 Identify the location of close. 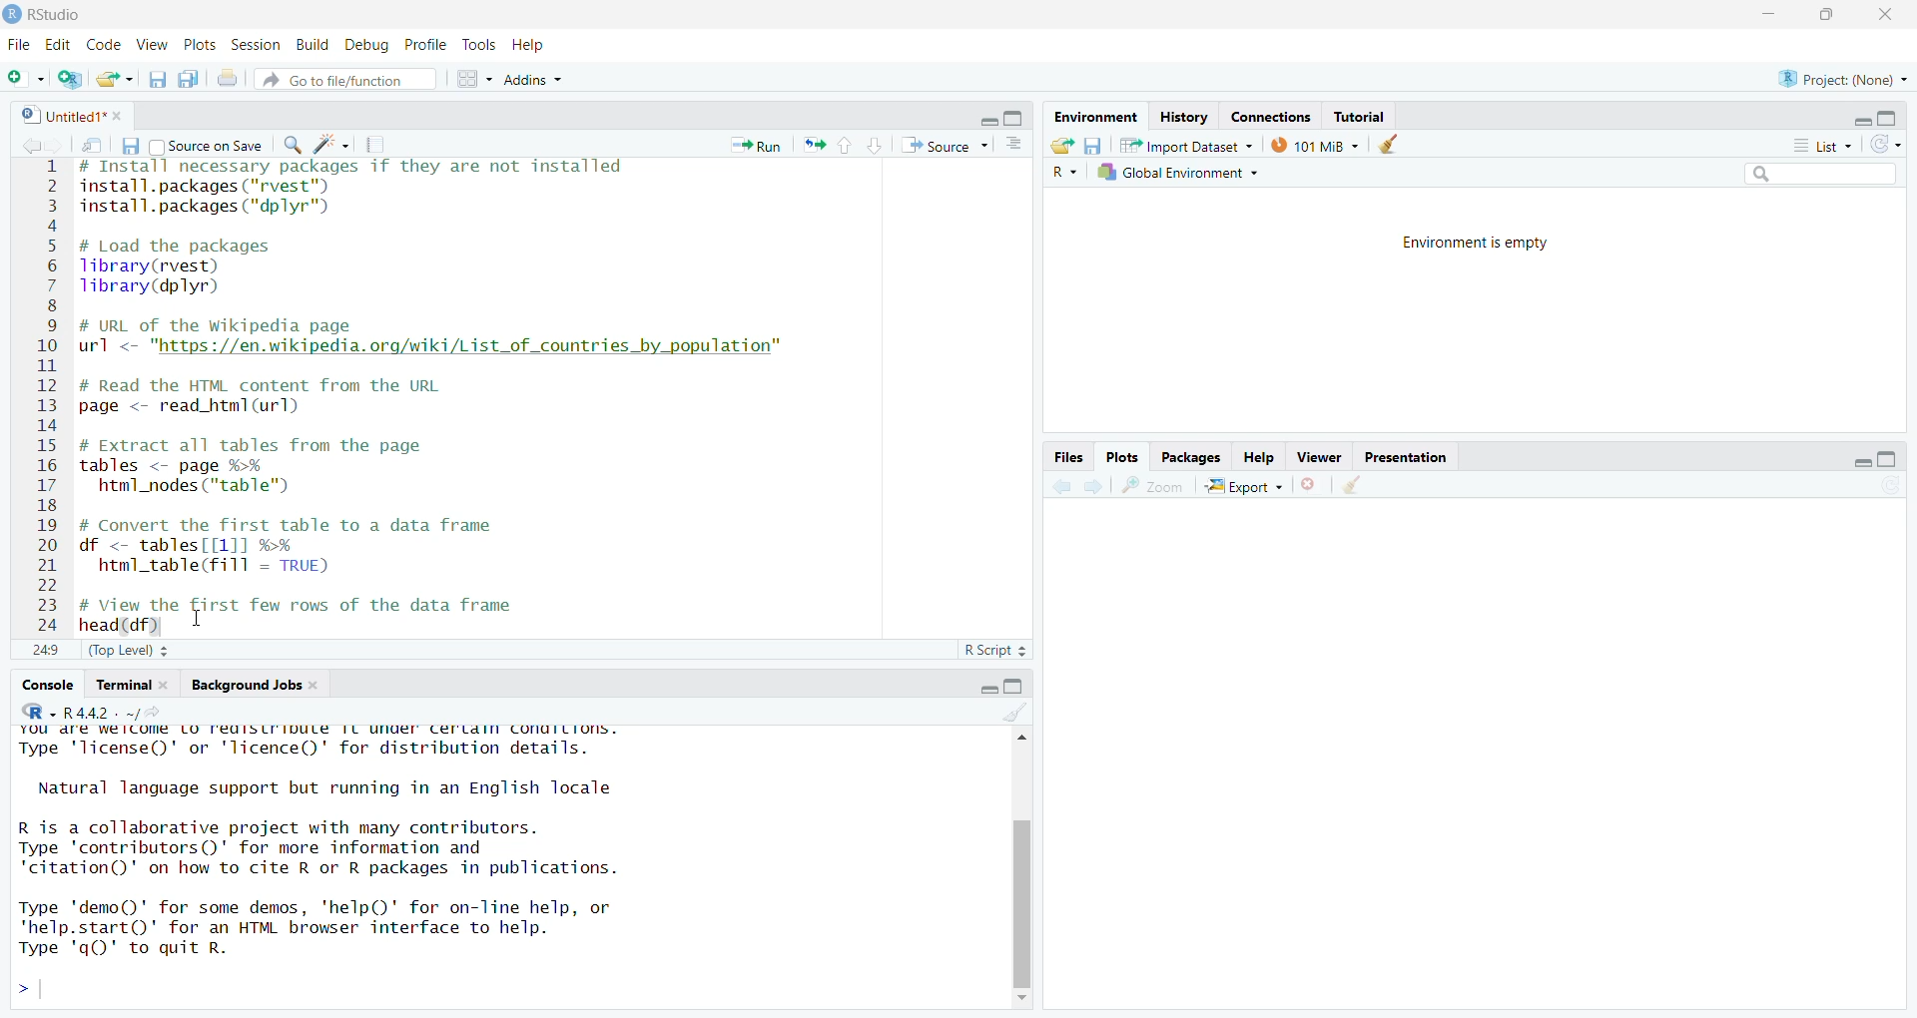
(317, 685).